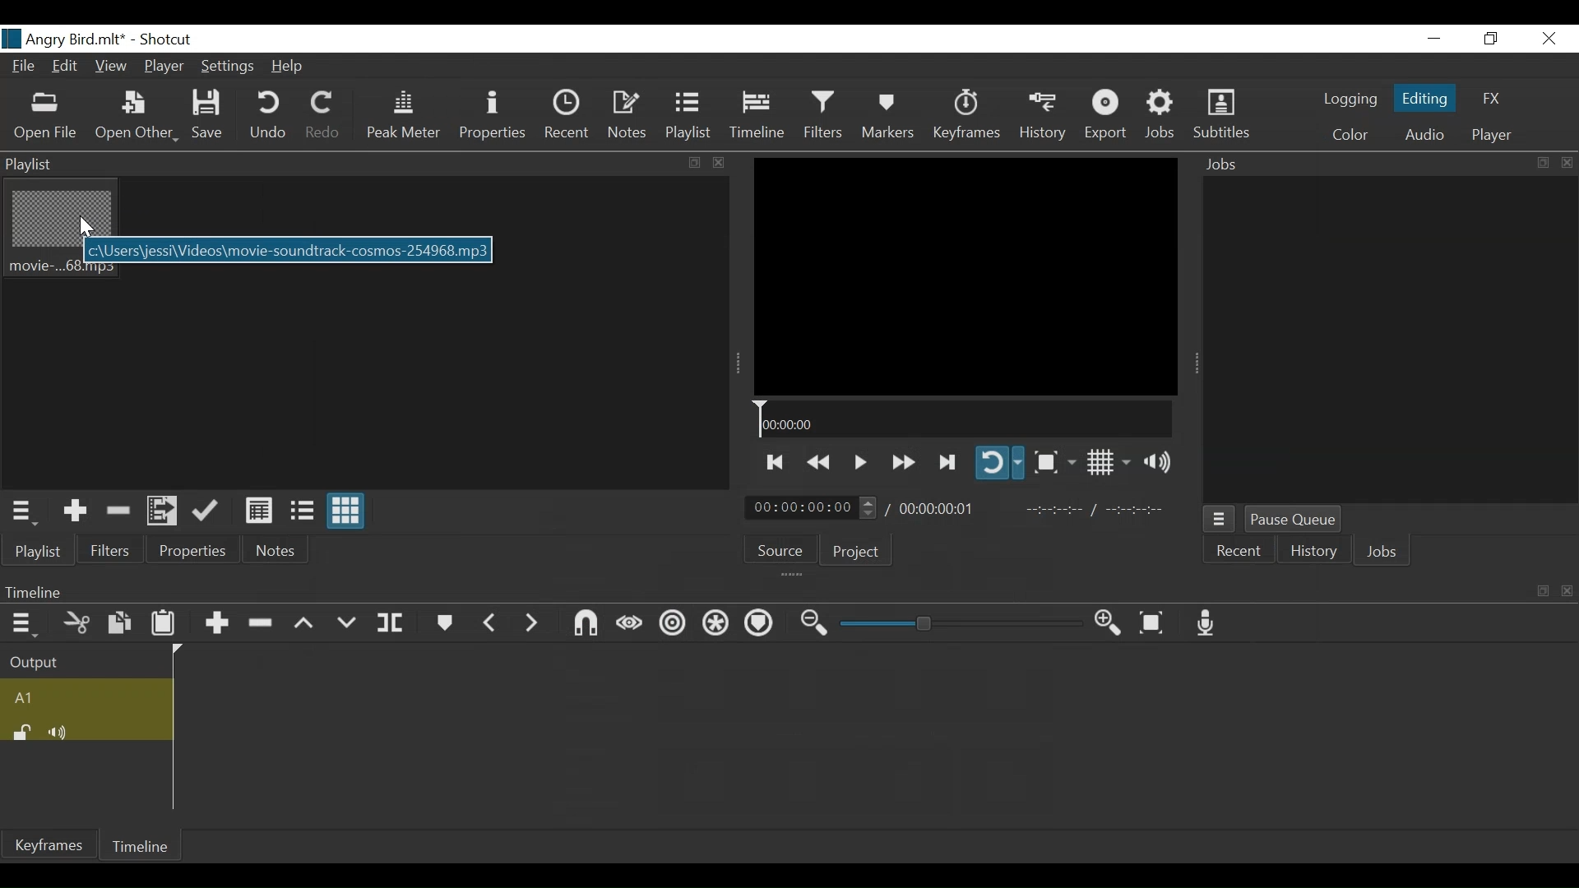 The height and width of the screenshot is (888, 1579). I want to click on Skip to the next to point, so click(776, 460).